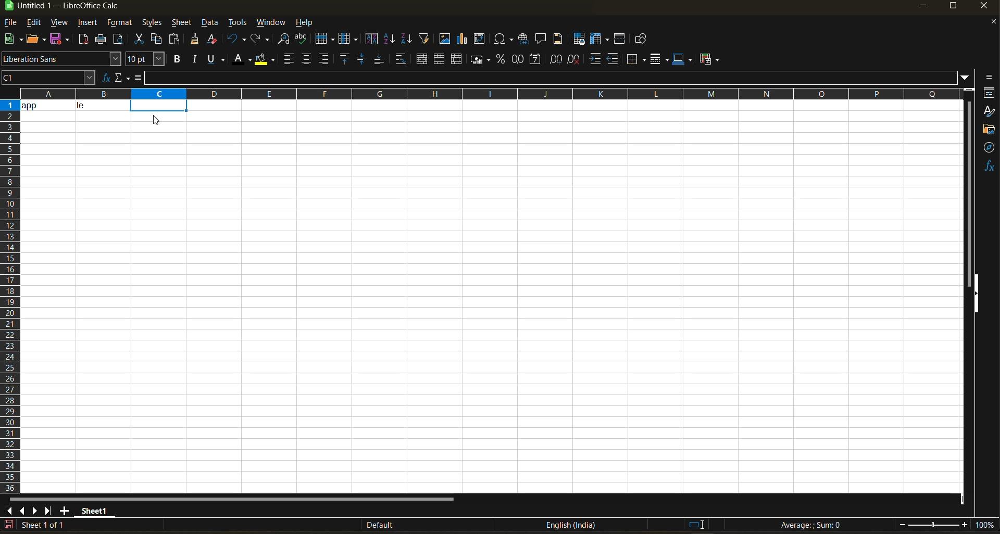 This screenshot has width=1000, height=534. Describe the element at coordinates (159, 107) in the screenshot. I see `selected cell` at that location.